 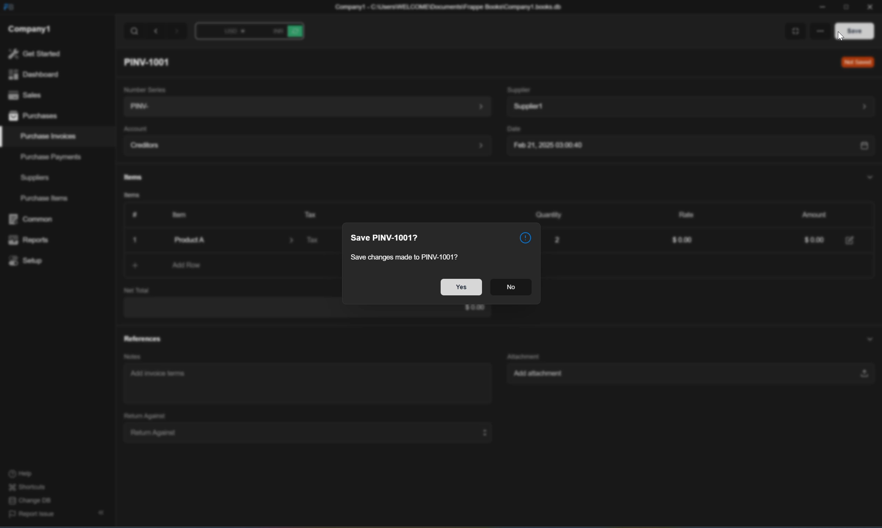 I want to click on sales, so click(x=23, y=94).